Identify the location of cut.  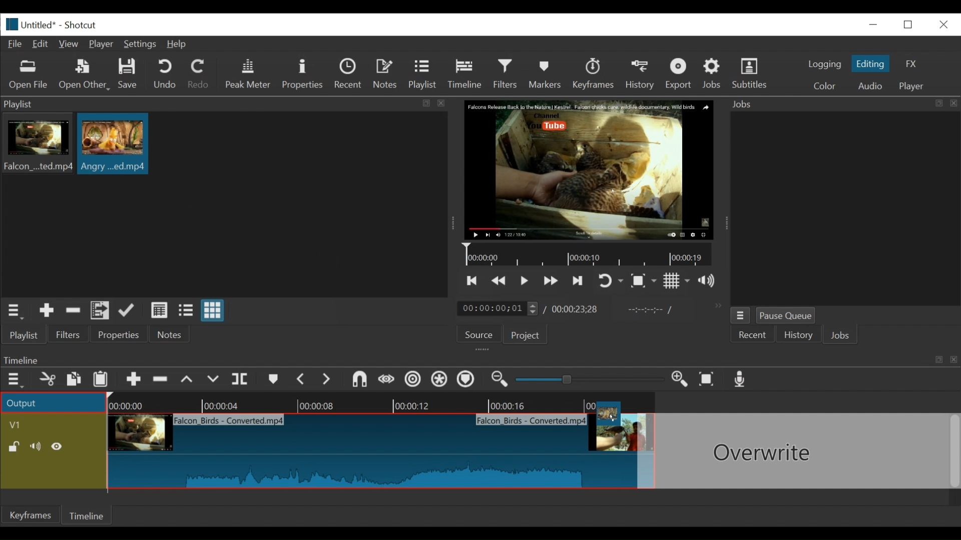
(47, 380).